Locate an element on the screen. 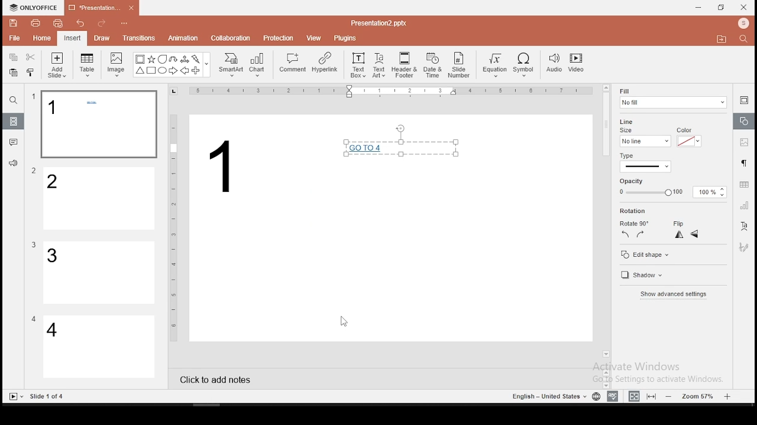 Image resolution: width=757 pixels, height=425 pixels. zoom level is located at coordinates (700, 395).